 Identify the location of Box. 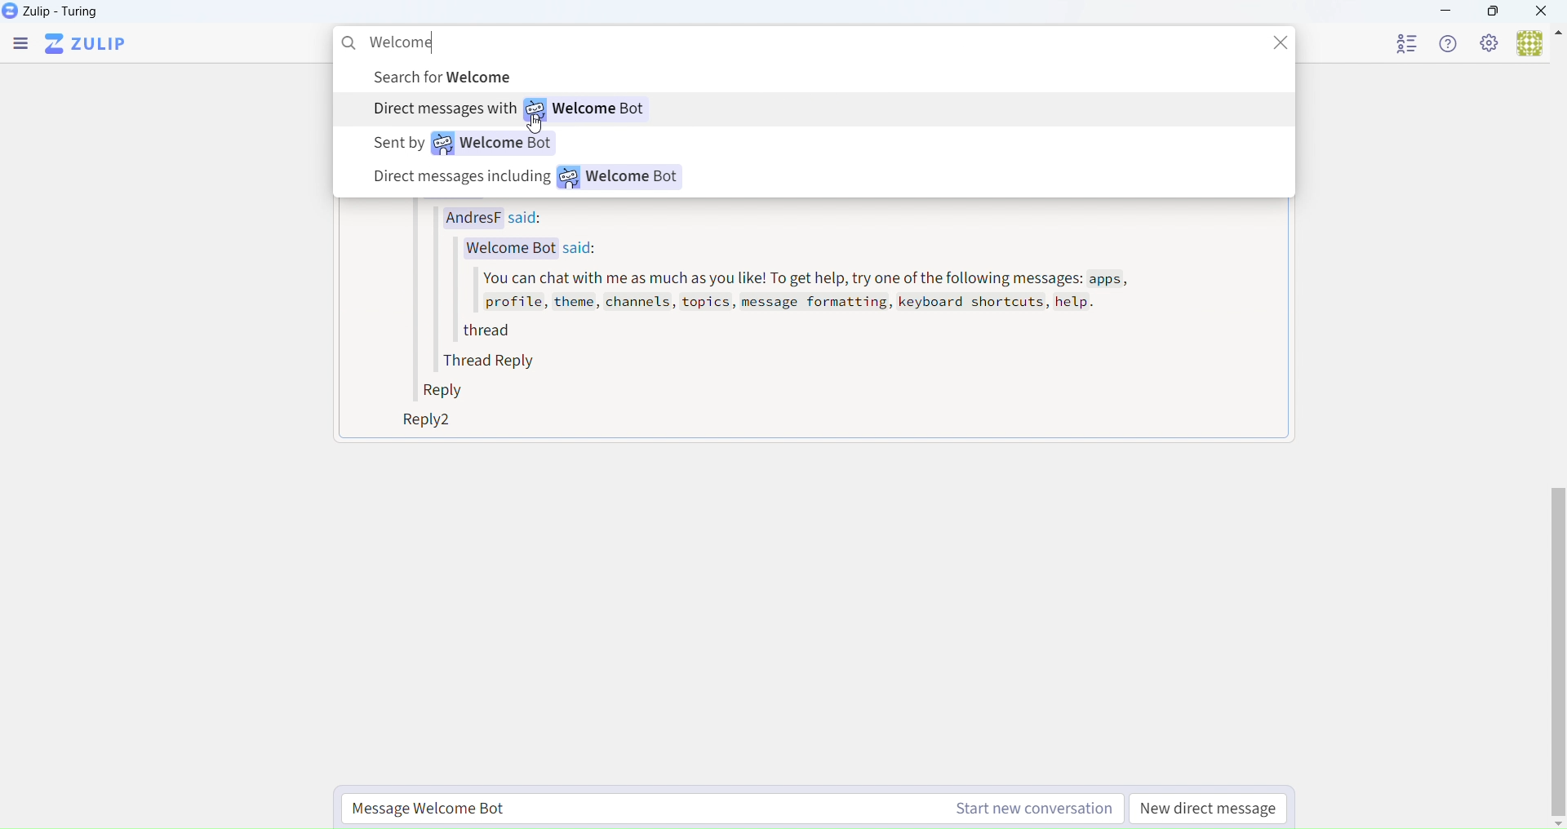
(1494, 11).